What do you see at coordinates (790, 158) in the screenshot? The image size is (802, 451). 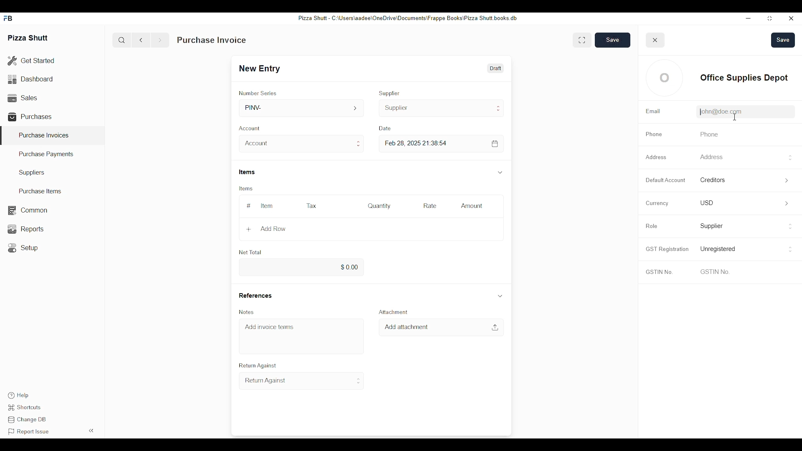 I see `buttons` at bounding box center [790, 158].